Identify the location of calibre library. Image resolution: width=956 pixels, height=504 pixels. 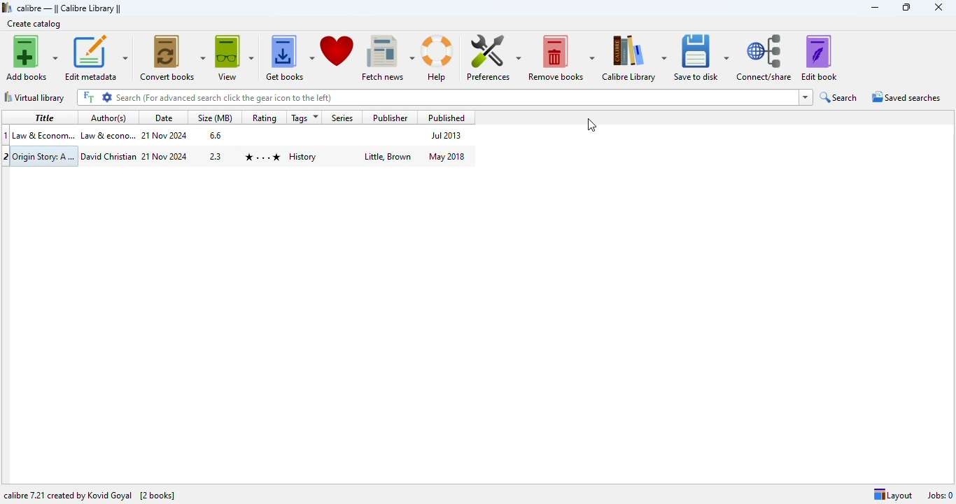
(70, 8).